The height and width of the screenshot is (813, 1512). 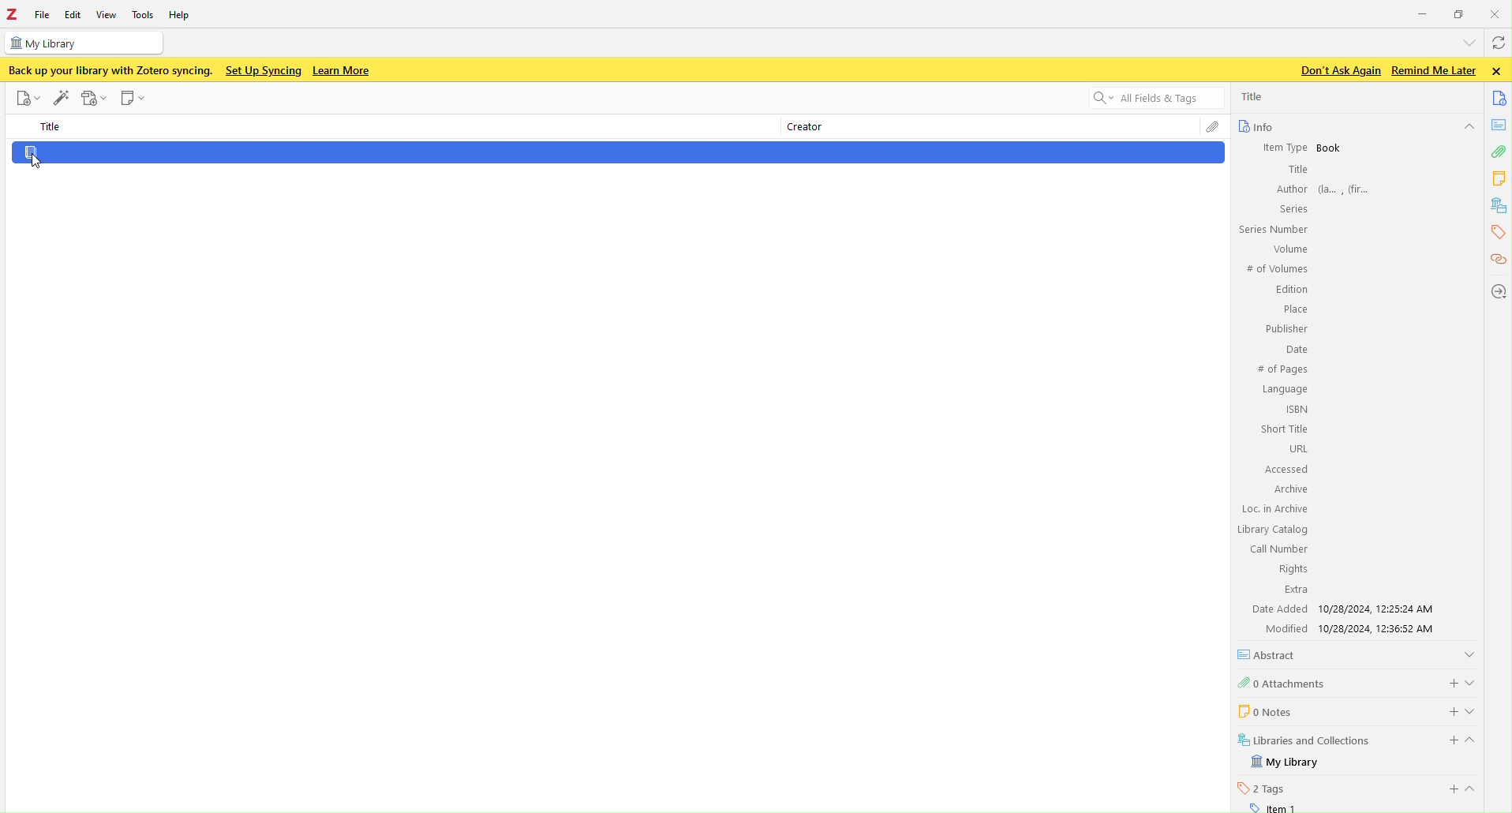 I want to click on learn more, so click(x=349, y=71).